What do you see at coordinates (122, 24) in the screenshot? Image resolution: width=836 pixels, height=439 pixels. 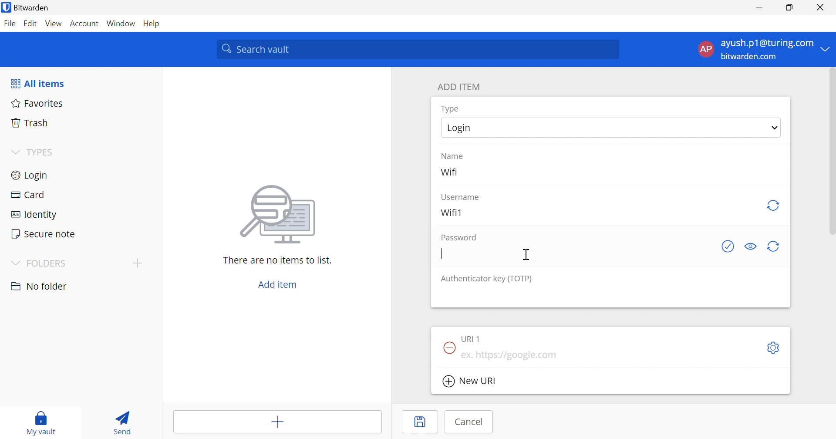 I see `Window` at bounding box center [122, 24].